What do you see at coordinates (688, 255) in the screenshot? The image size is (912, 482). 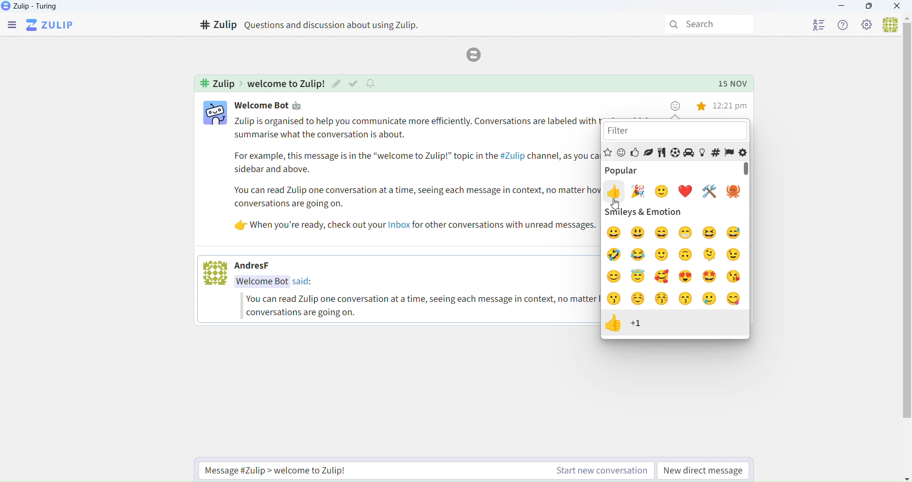 I see `upside down` at bounding box center [688, 255].